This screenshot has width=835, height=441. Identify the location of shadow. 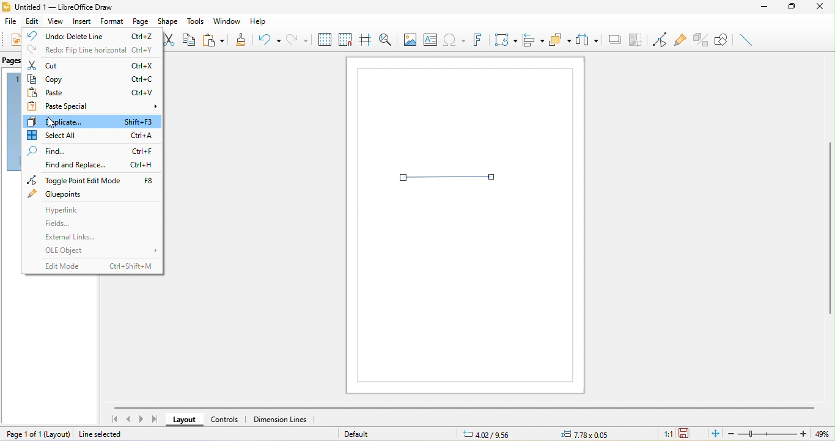
(615, 40).